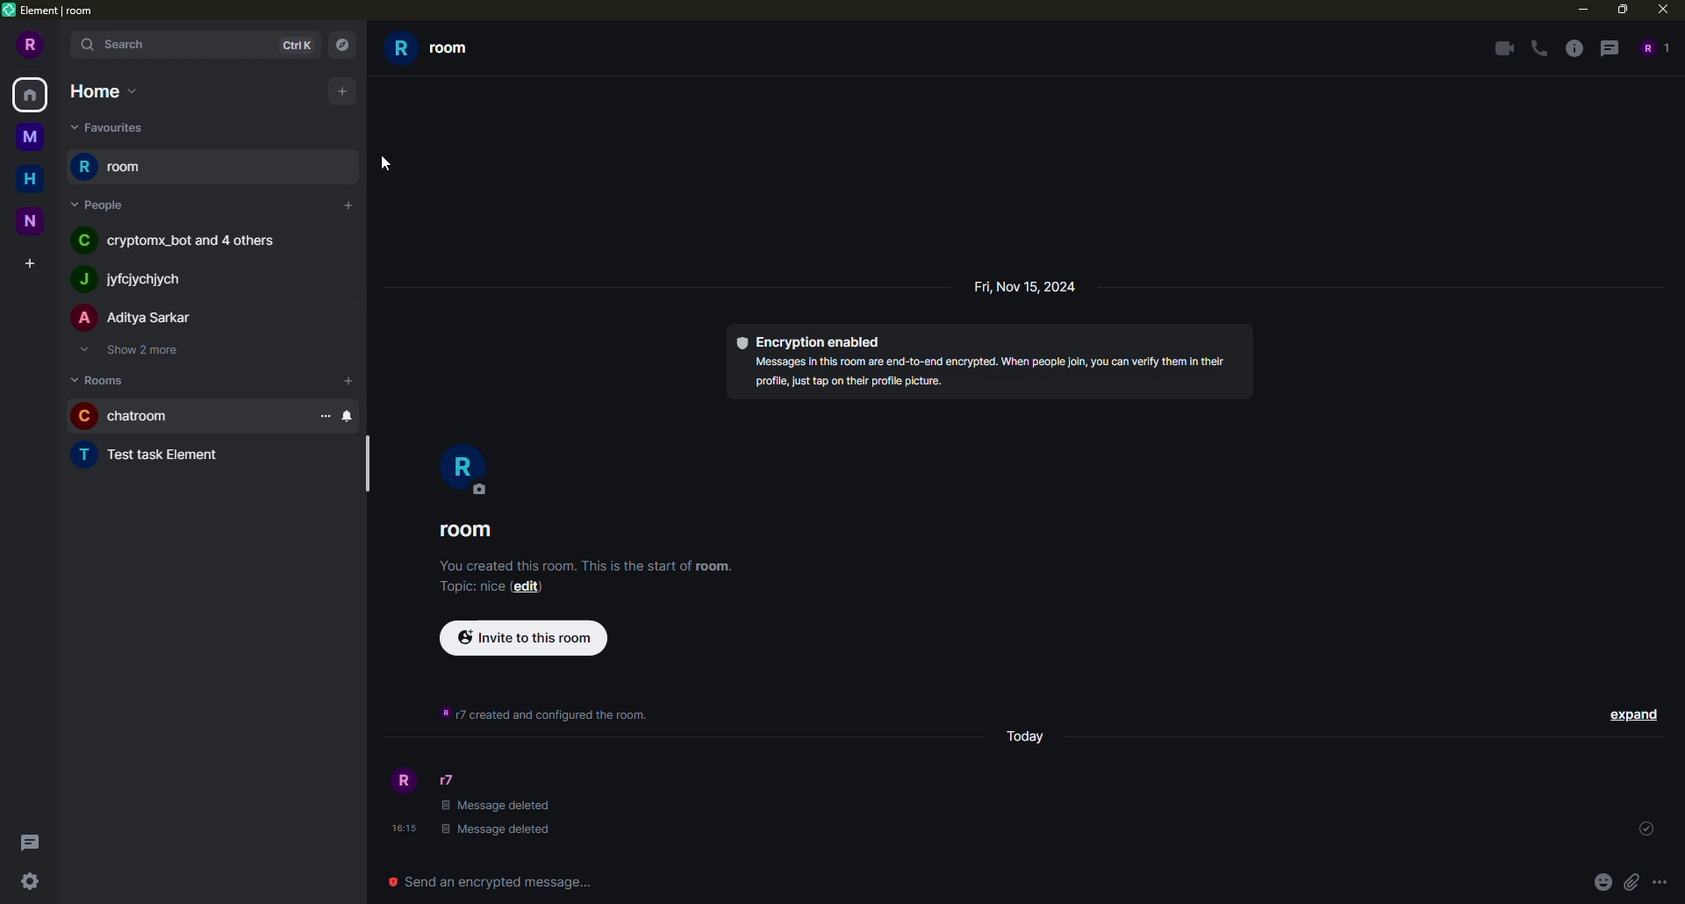  Describe the element at coordinates (1664, 10) in the screenshot. I see `close` at that location.